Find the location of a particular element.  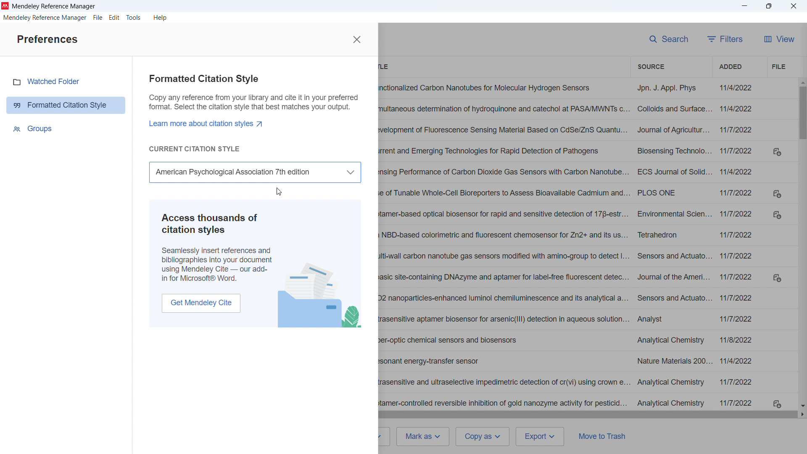

Help tip on accessing thousands of citation styles is located at coordinates (218, 248).